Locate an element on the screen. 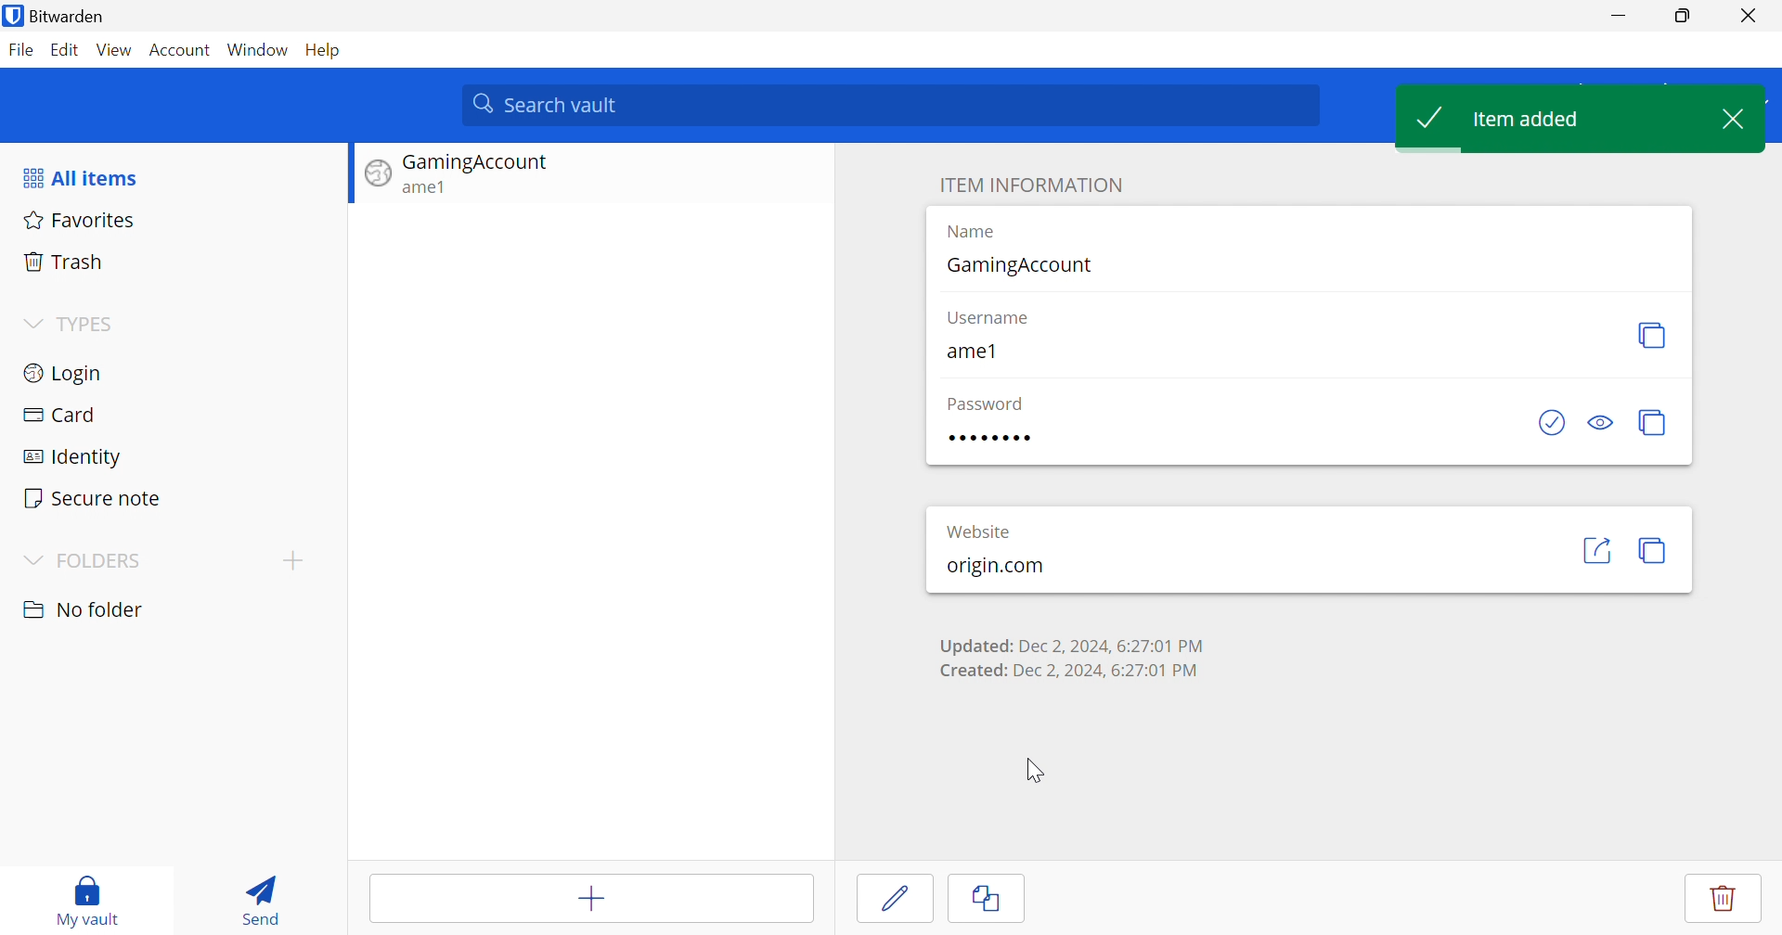 This screenshot has width=1782, height=935. Gaming Account is located at coordinates (477, 160).